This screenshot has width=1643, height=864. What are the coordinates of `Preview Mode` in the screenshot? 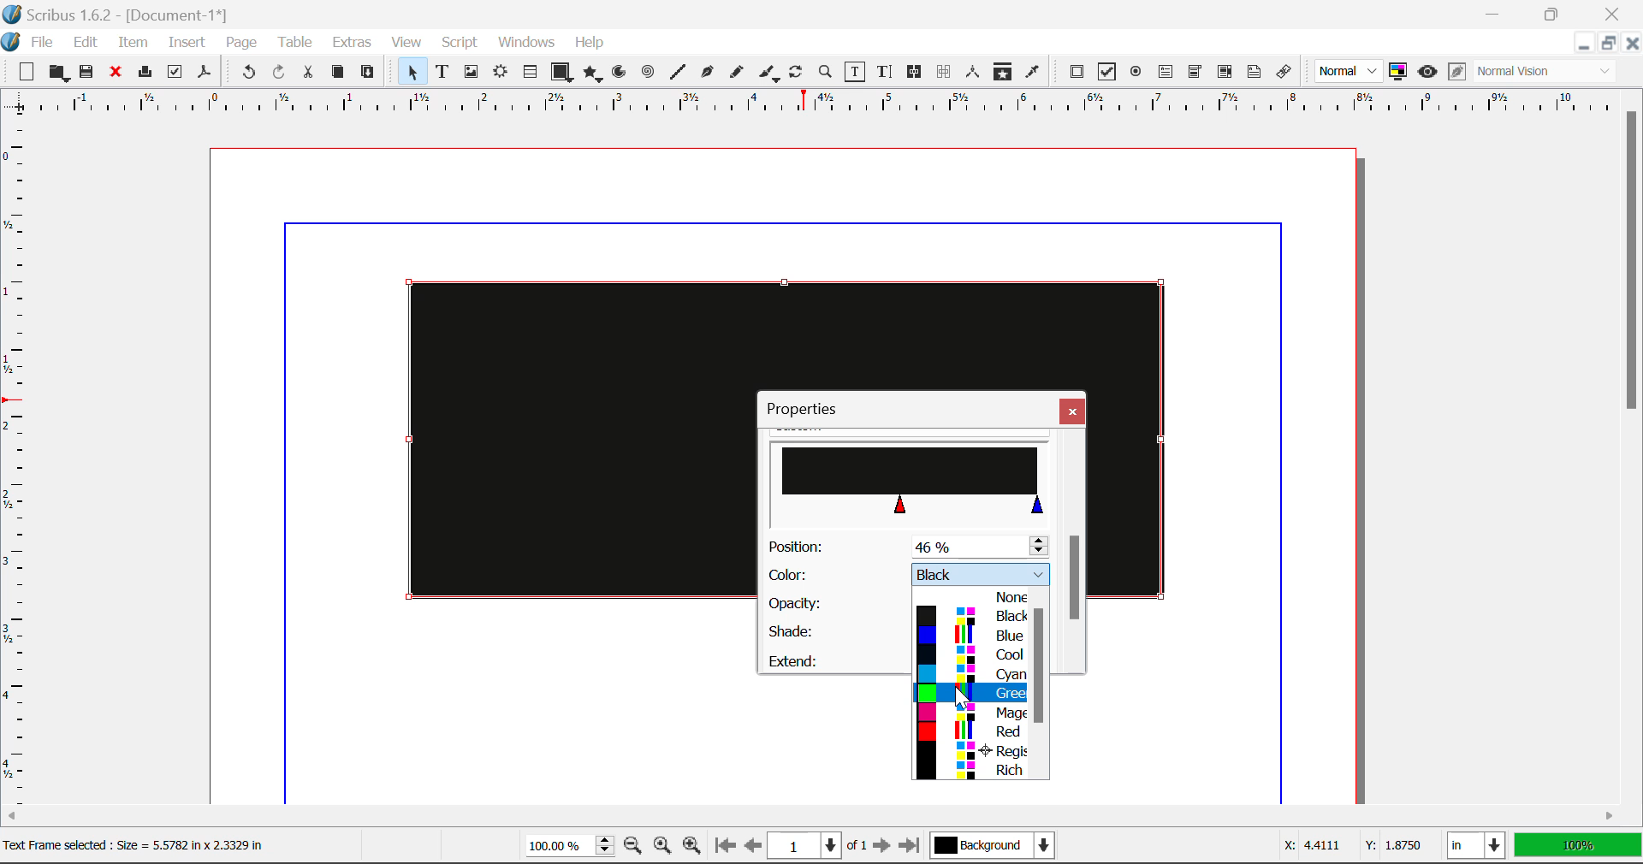 It's located at (1349, 71).